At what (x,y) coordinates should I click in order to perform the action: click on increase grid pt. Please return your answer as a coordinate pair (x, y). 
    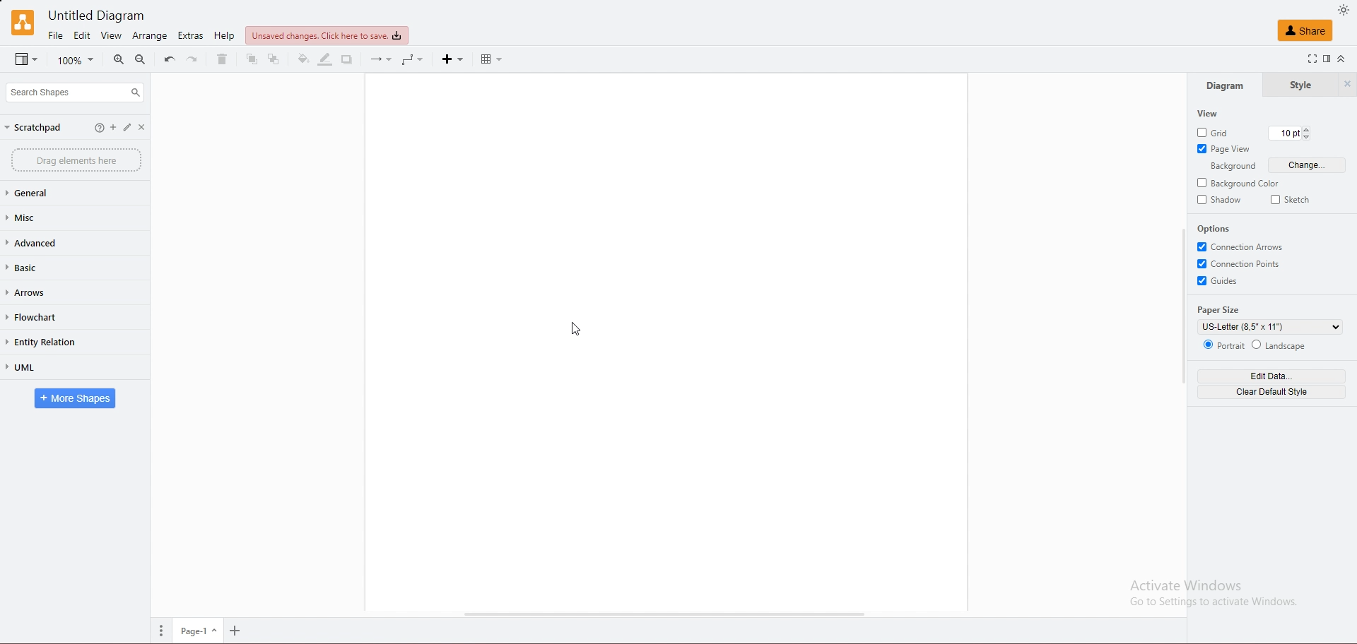
    Looking at the image, I should click on (1307, 128).